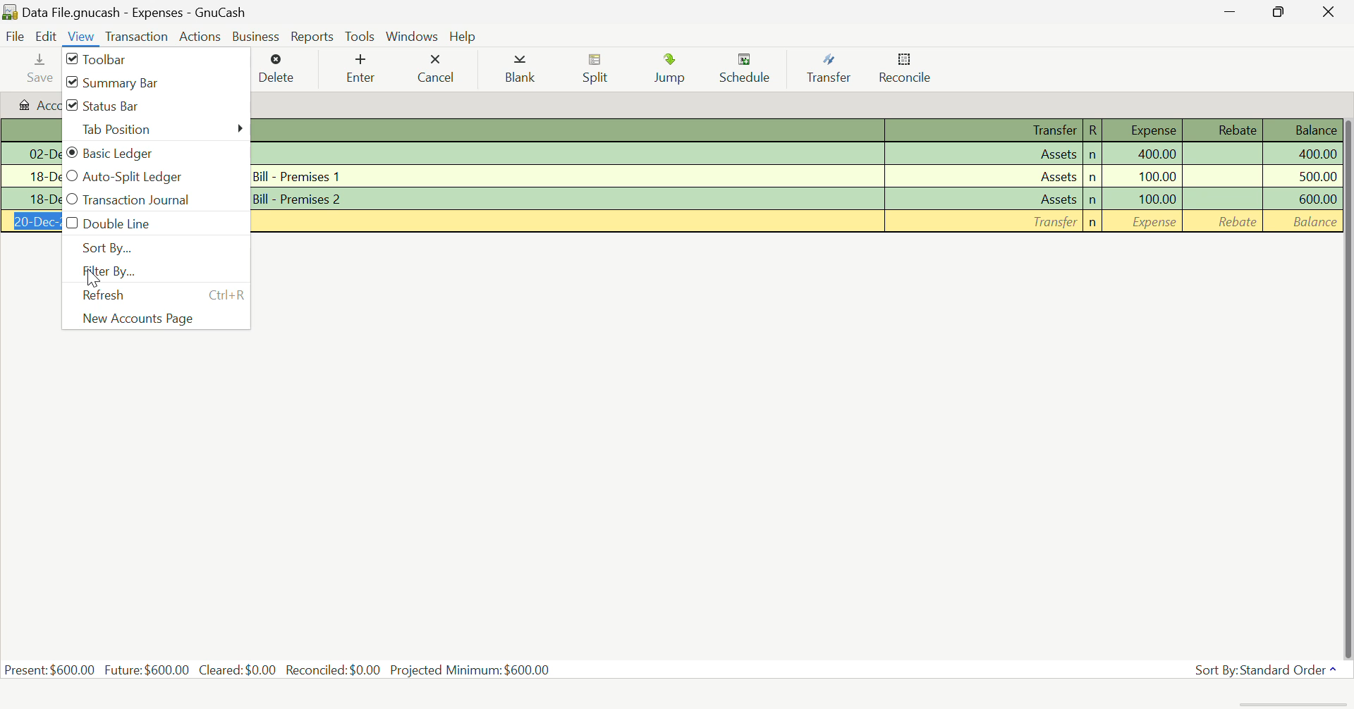 This screenshot has width=1354, height=709. Describe the element at coordinates (1092, 201) in the screenshot. I see `n` at that location.